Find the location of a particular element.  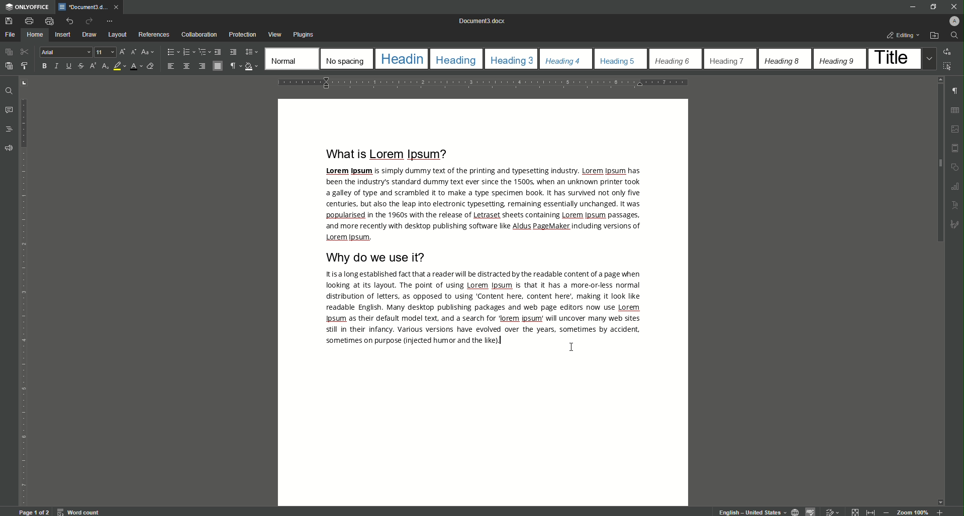

Restore is located at coordinates (933, 6).